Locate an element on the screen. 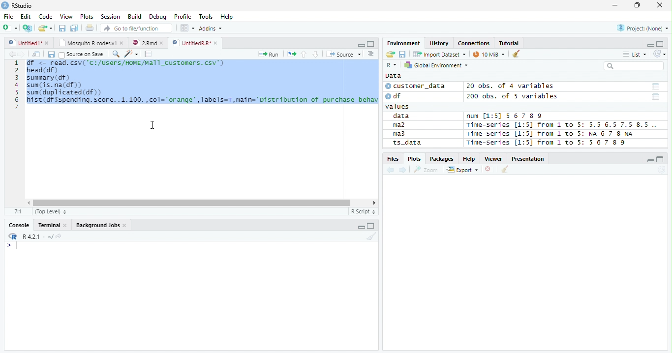  Clean is located at coordinates (505, 169).